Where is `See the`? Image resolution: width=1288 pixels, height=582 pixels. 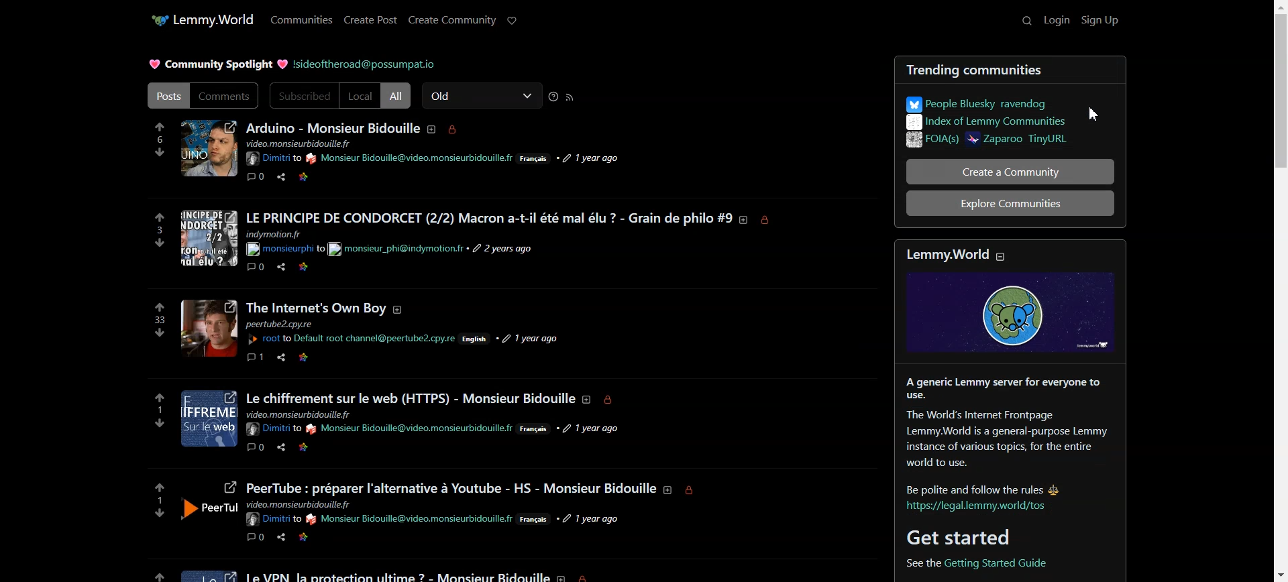
See the is located at coordinates (914, 562).